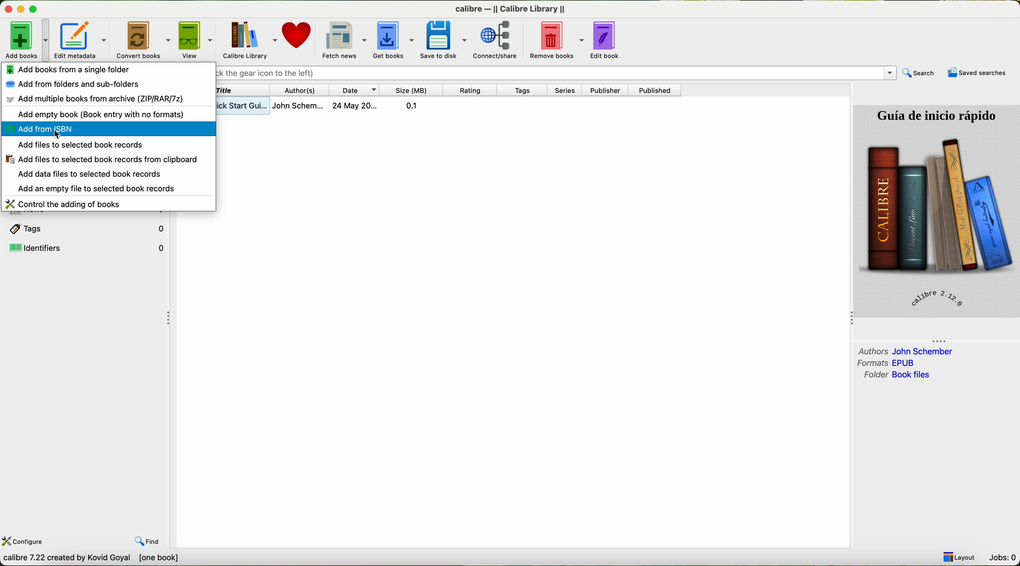  What do you see at coordinates (251, 39) in the screenshot?
I see `Calibre library` at bounding box center [251, 39].